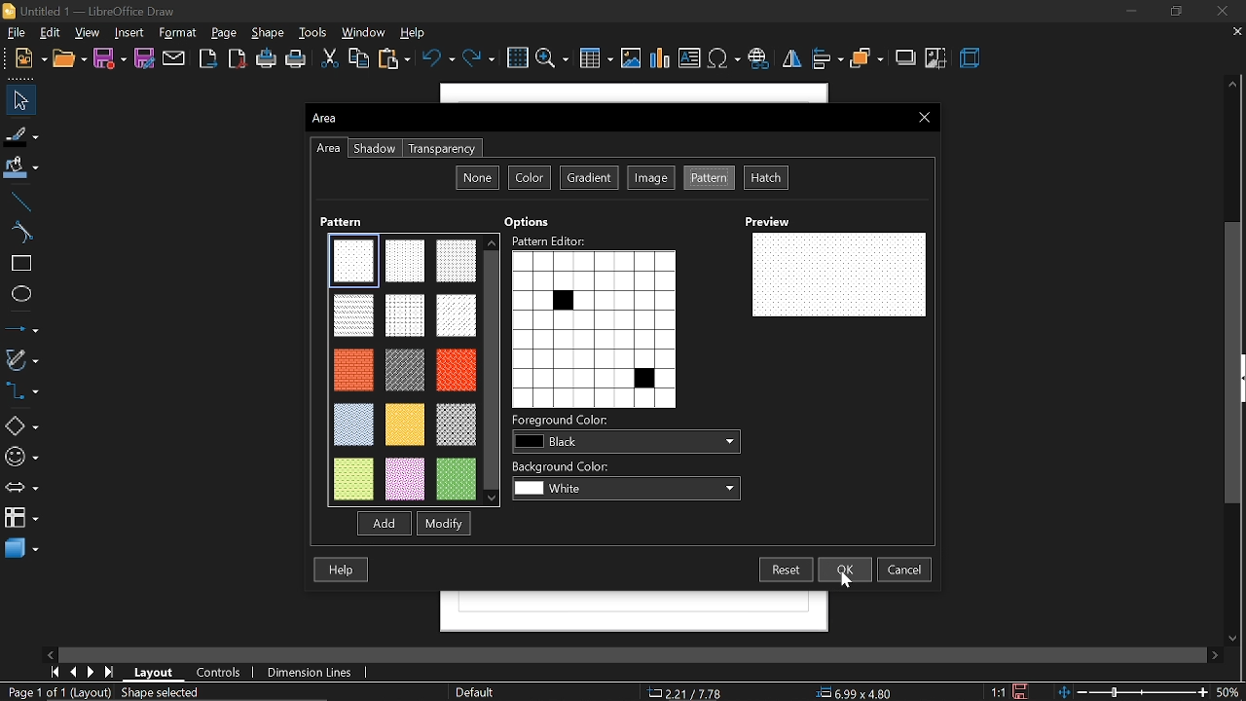 The width and height of the screenshot is (1246, 701). What do you see at coordinates (937, 59) in the screenshot?
I see `crop` at bounding box center [937, 59].